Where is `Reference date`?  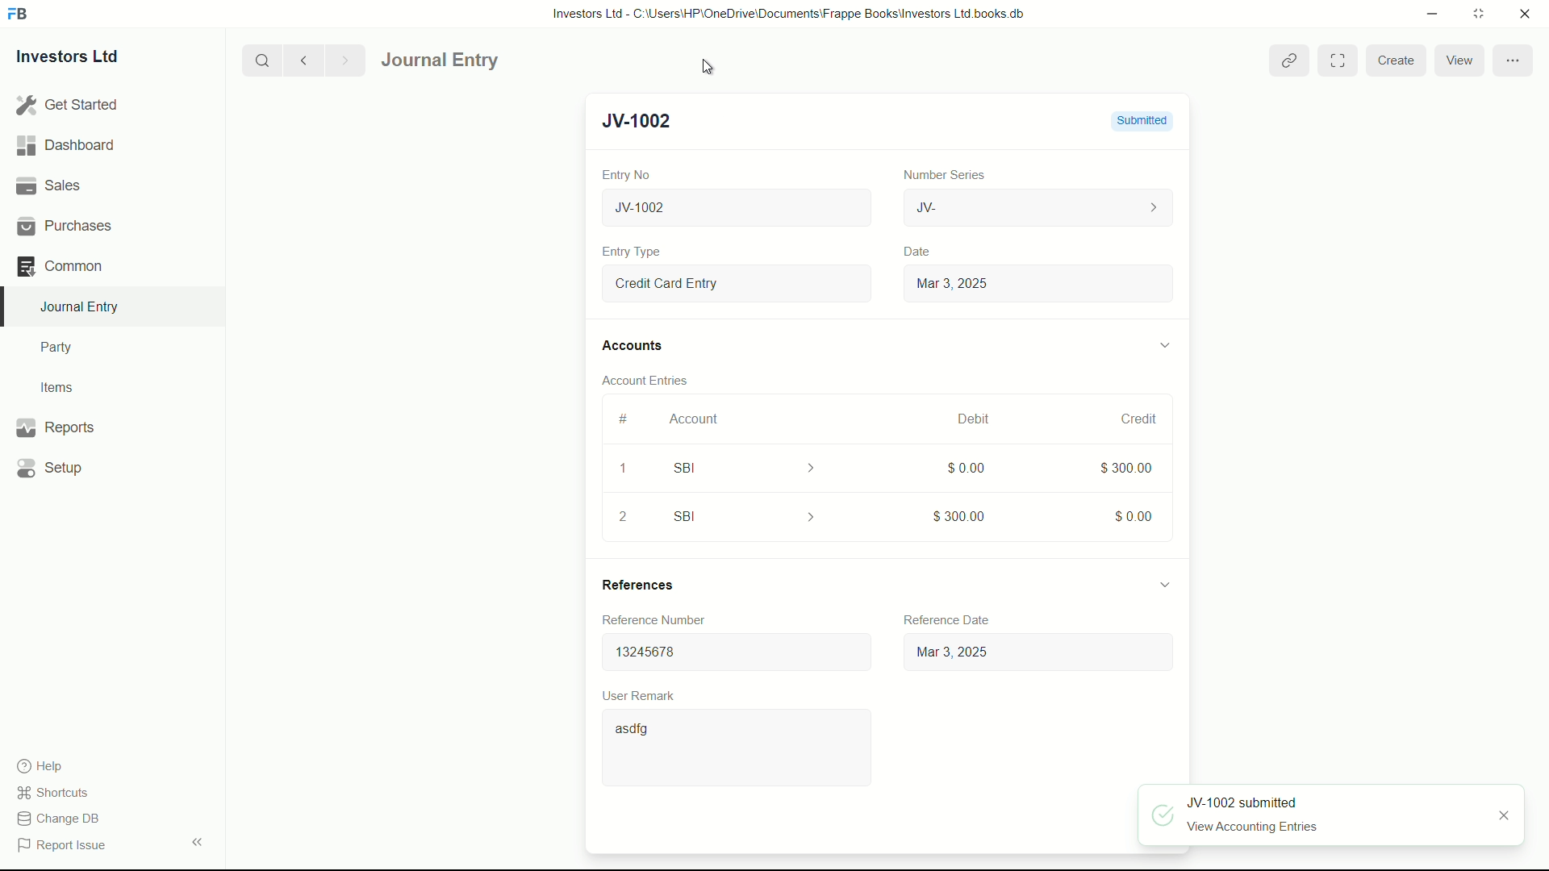 Reference date is located at coordinates (946, 620).